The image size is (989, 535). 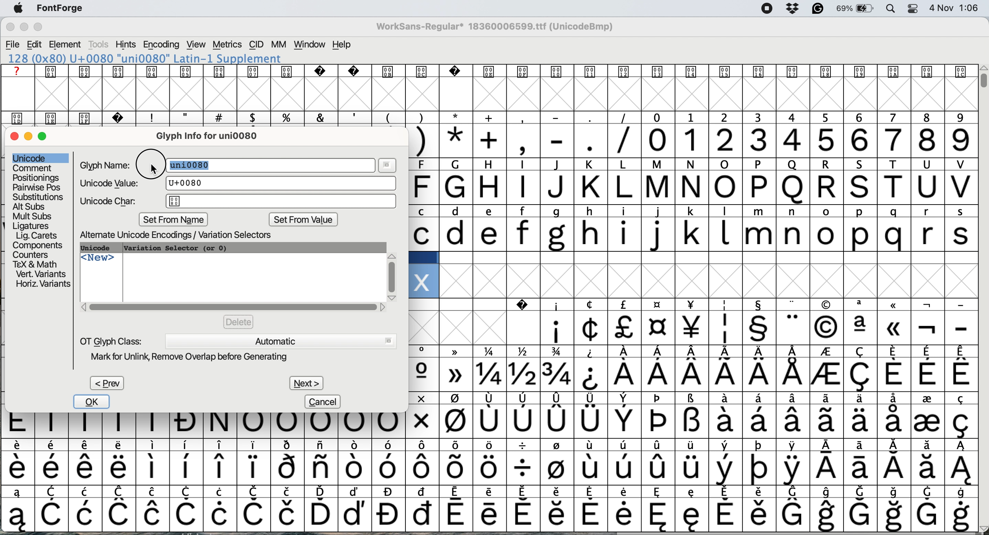 What do you see at coordinates (489, 446) in the screenshot?
I see `special characters` at bounding box center [489, 446].